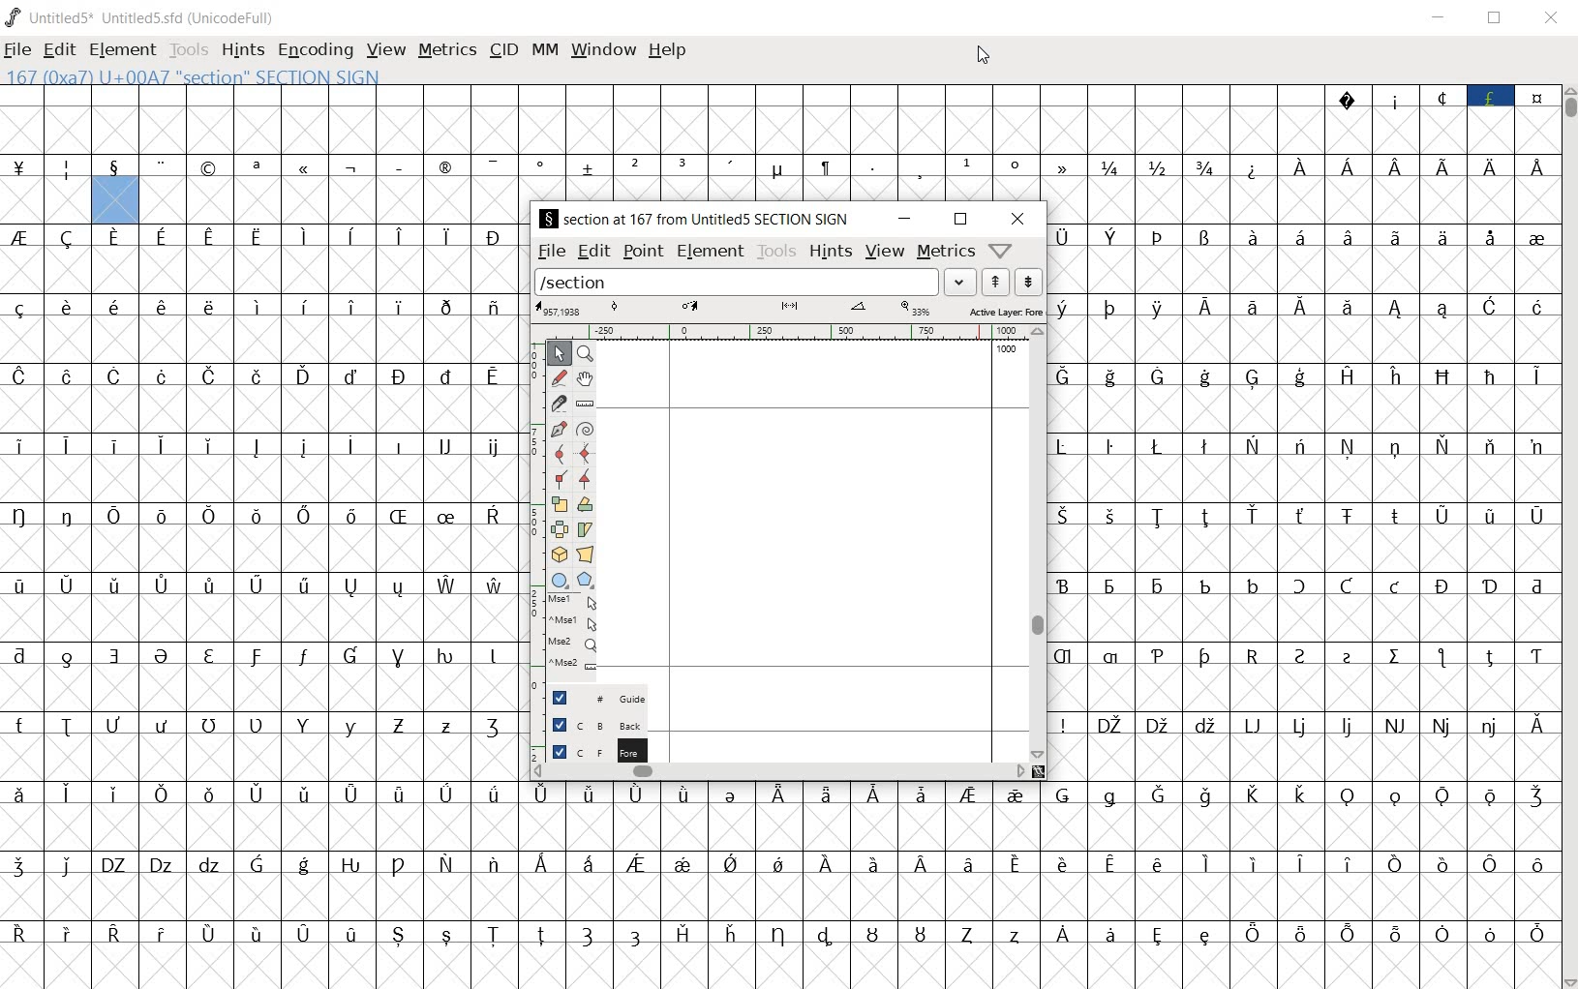  I want to click on view, so click(887, 253).